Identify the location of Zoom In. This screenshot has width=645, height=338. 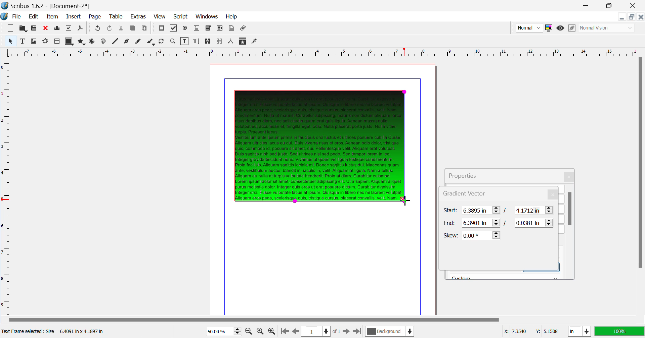
(272, 332).